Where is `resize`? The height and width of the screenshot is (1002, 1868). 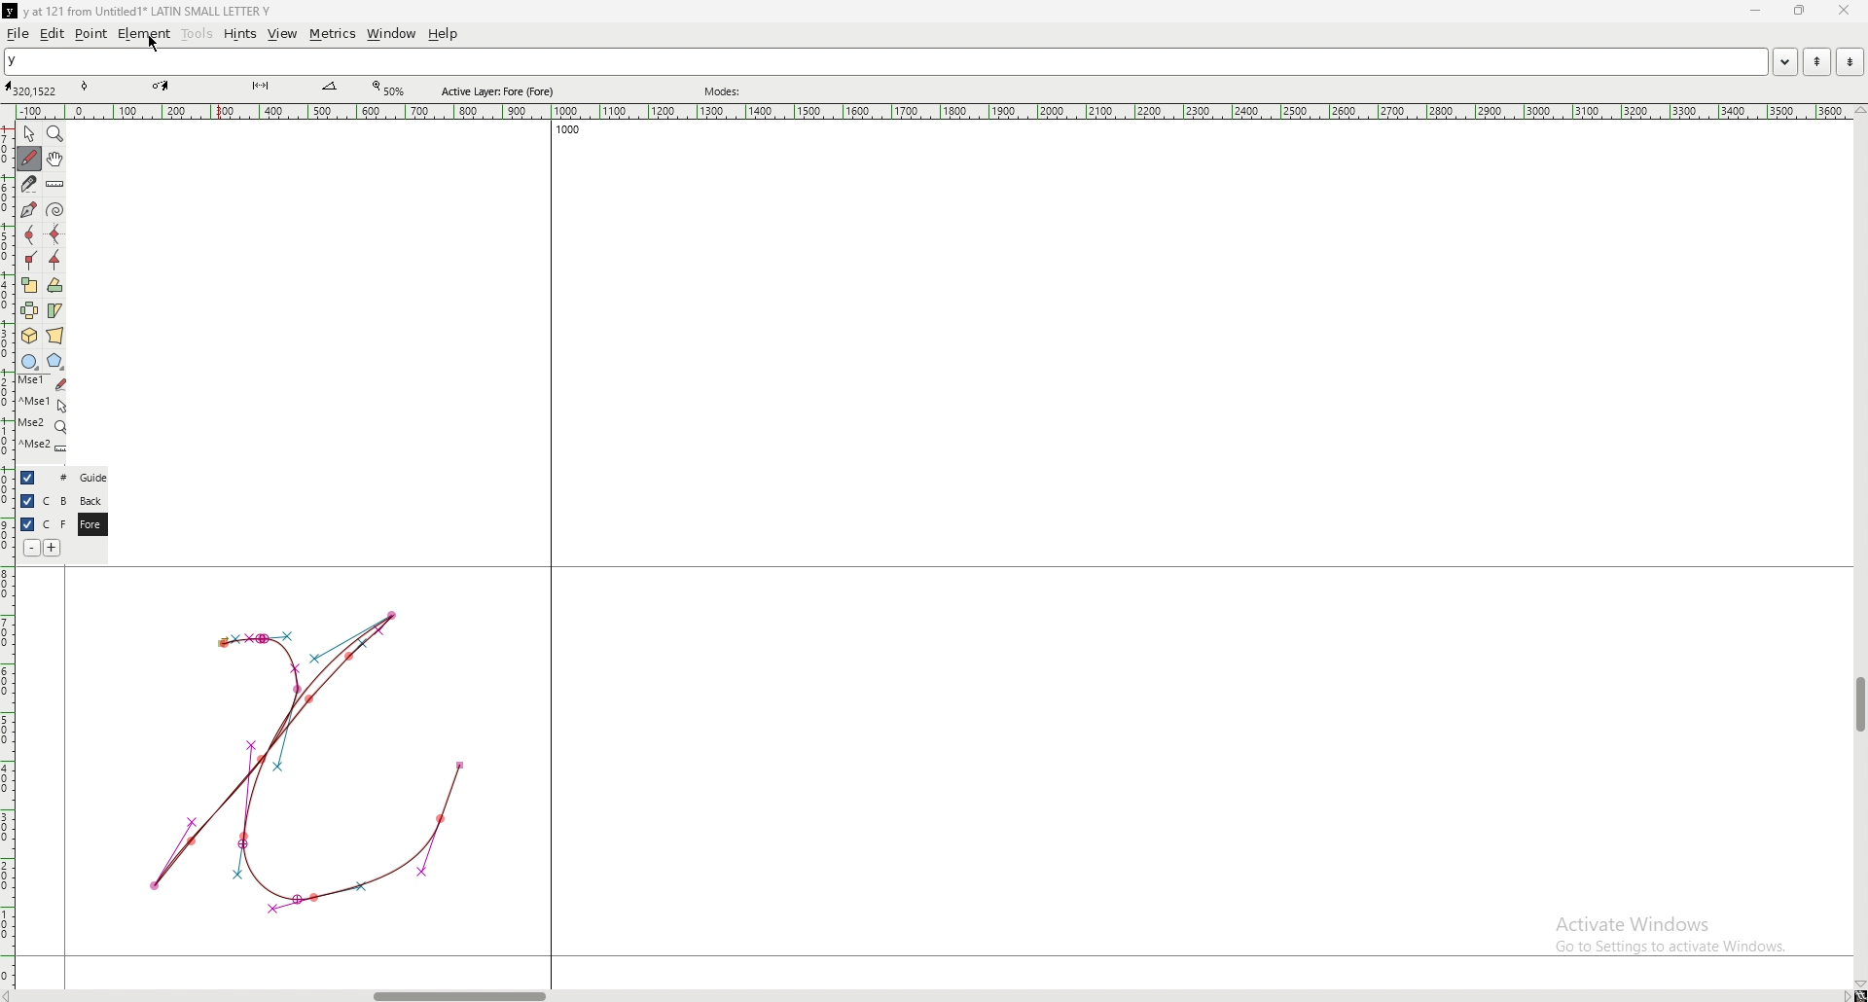
resize is located at coordinates (1798, 11).